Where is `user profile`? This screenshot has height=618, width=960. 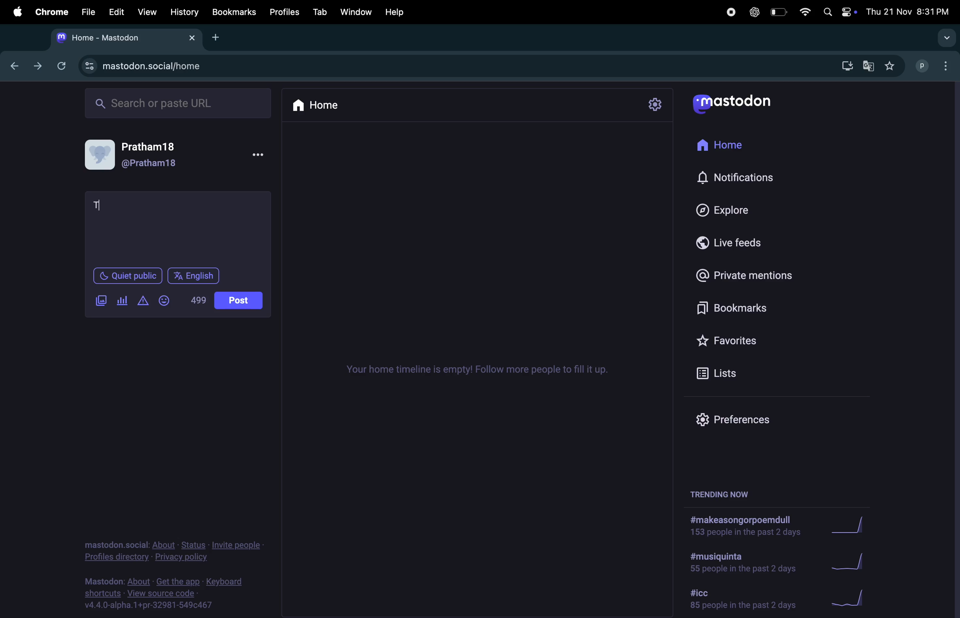 user profile is located at coordinates (102, 155).